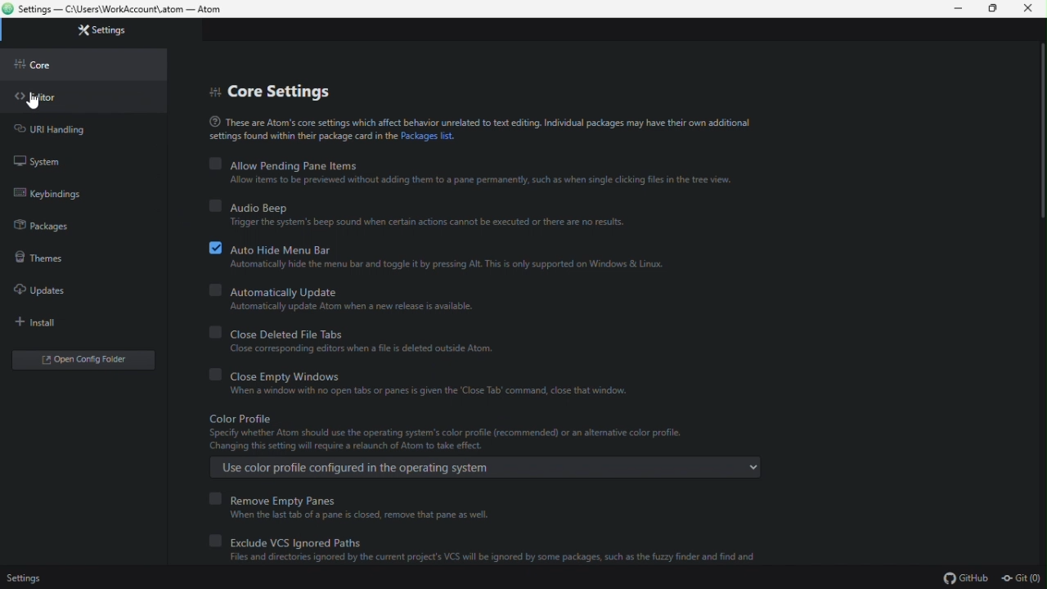 Image resolution: width=1047 pixels, height=589 pixels. Describe the element at coordinates (1022, 578) in the screenshot. I see `git` at that location.